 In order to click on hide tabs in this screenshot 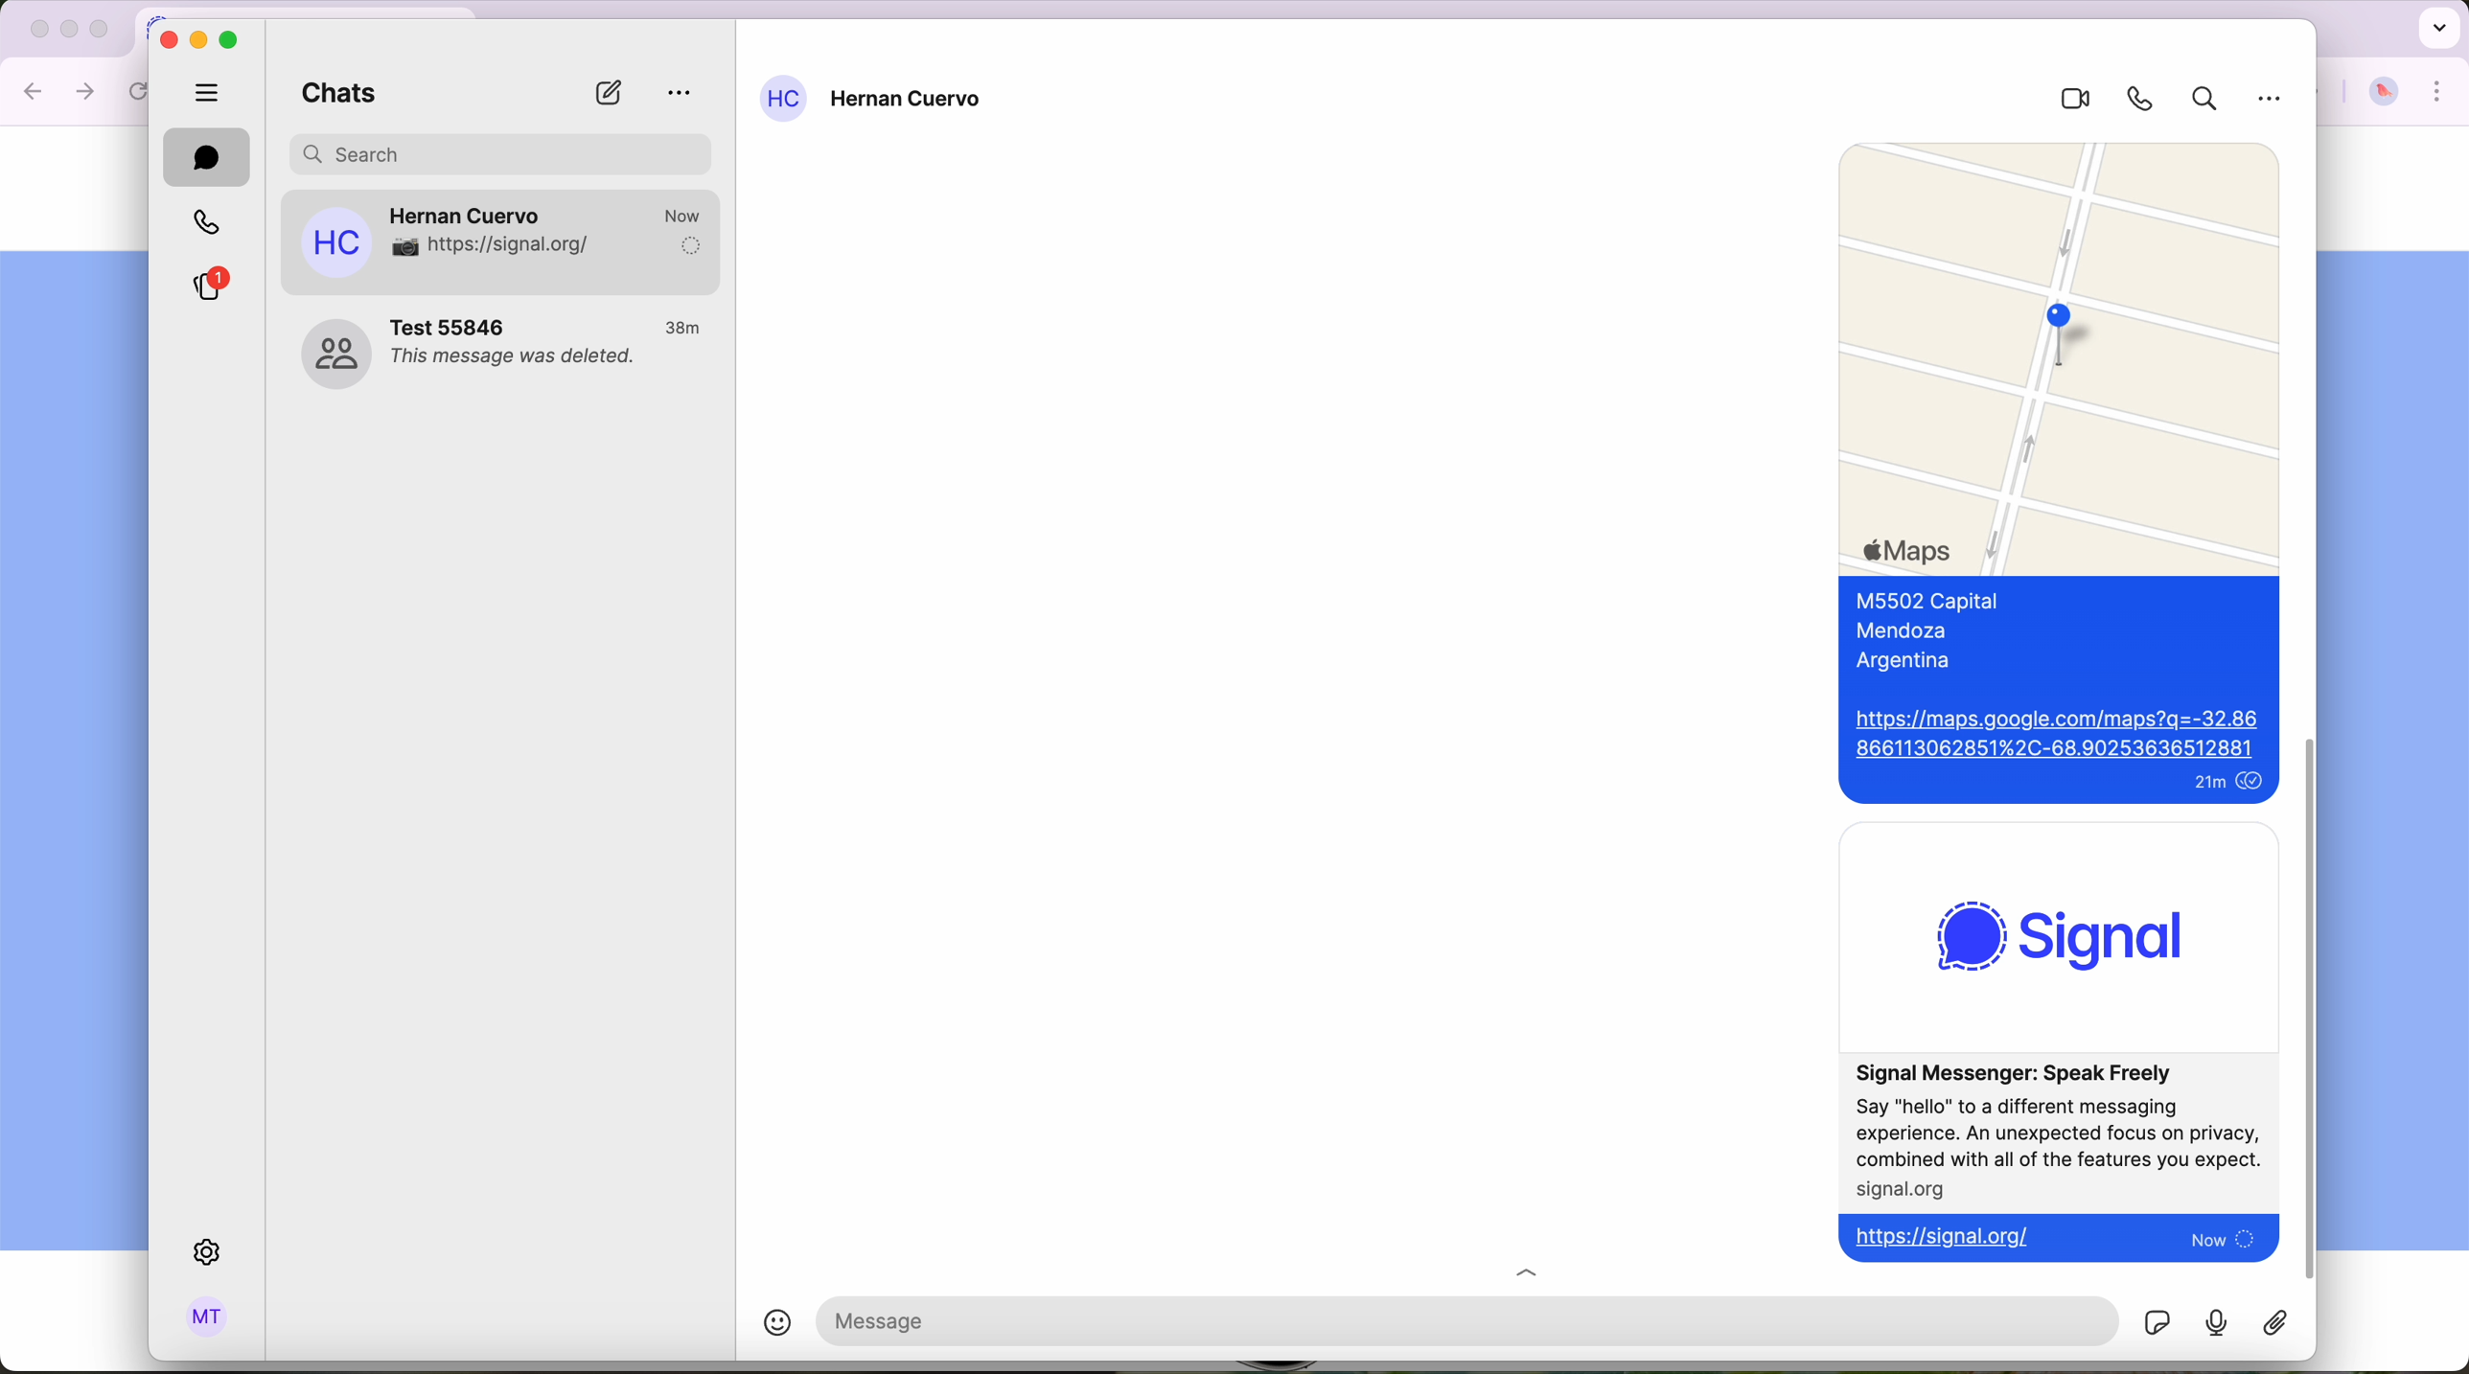, I will do `click(208, 90)`.